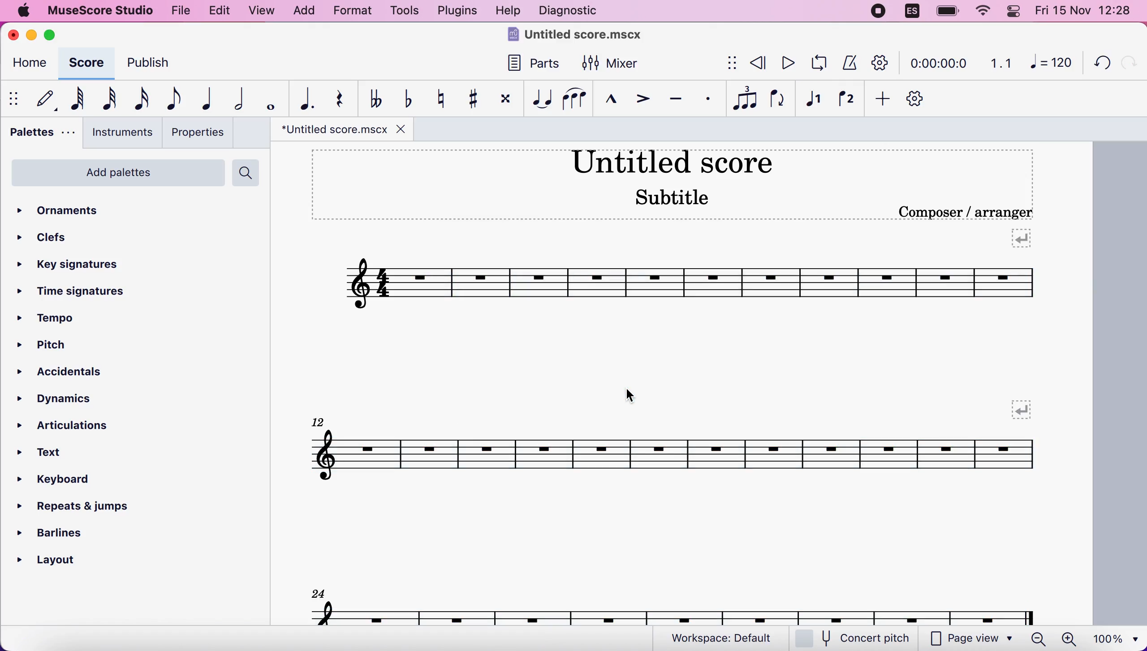 The image size is (1147, 651). What do you see at coordinates (689, 284) in the screenshot?
I see `score` at bounding box center [689, 284].